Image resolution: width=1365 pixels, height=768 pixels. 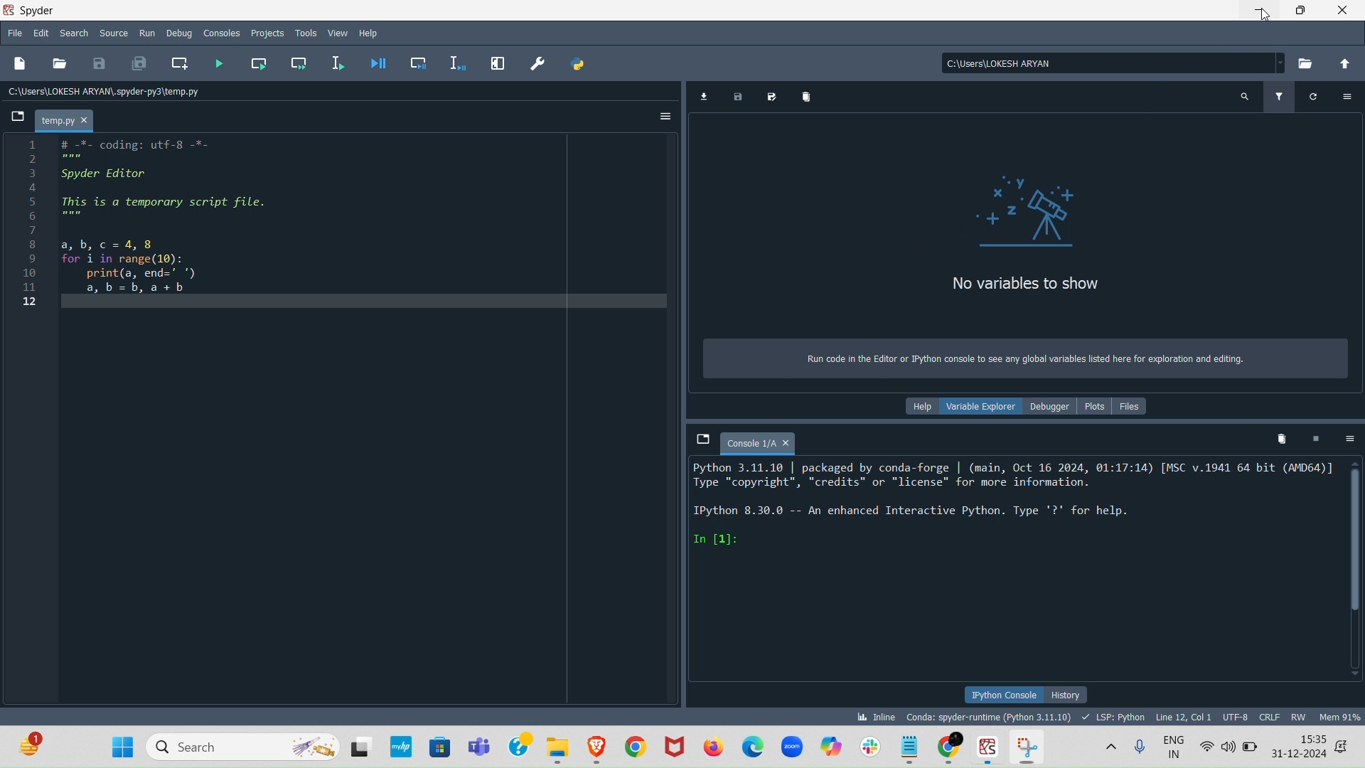 What do you see at coordinates (1349, 439) in the screenshot?
I see `Options` at bounding box center [1349, 439].